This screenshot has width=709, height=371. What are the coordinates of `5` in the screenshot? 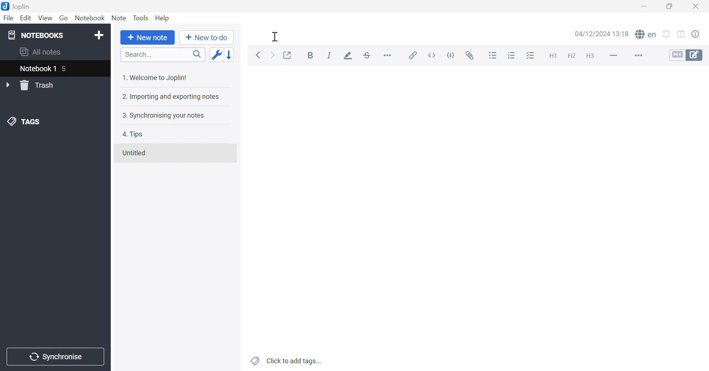 It's located at (68, 69).